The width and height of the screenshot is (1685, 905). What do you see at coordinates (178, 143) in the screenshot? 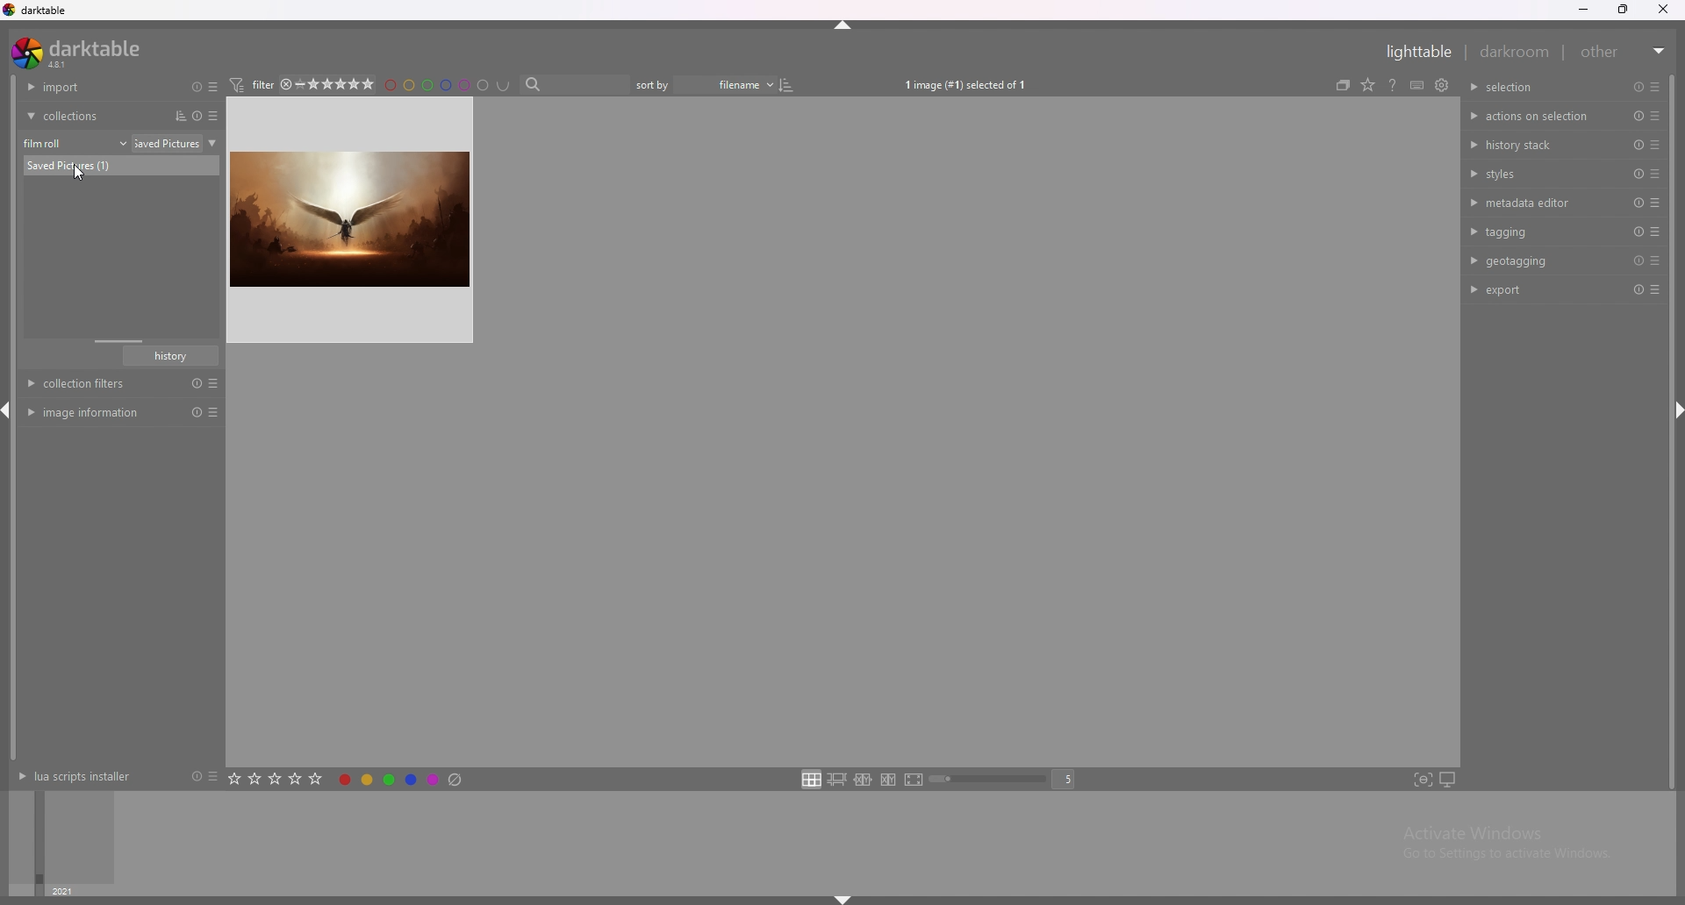
I see `folder name` at bounding box center [178, 143].